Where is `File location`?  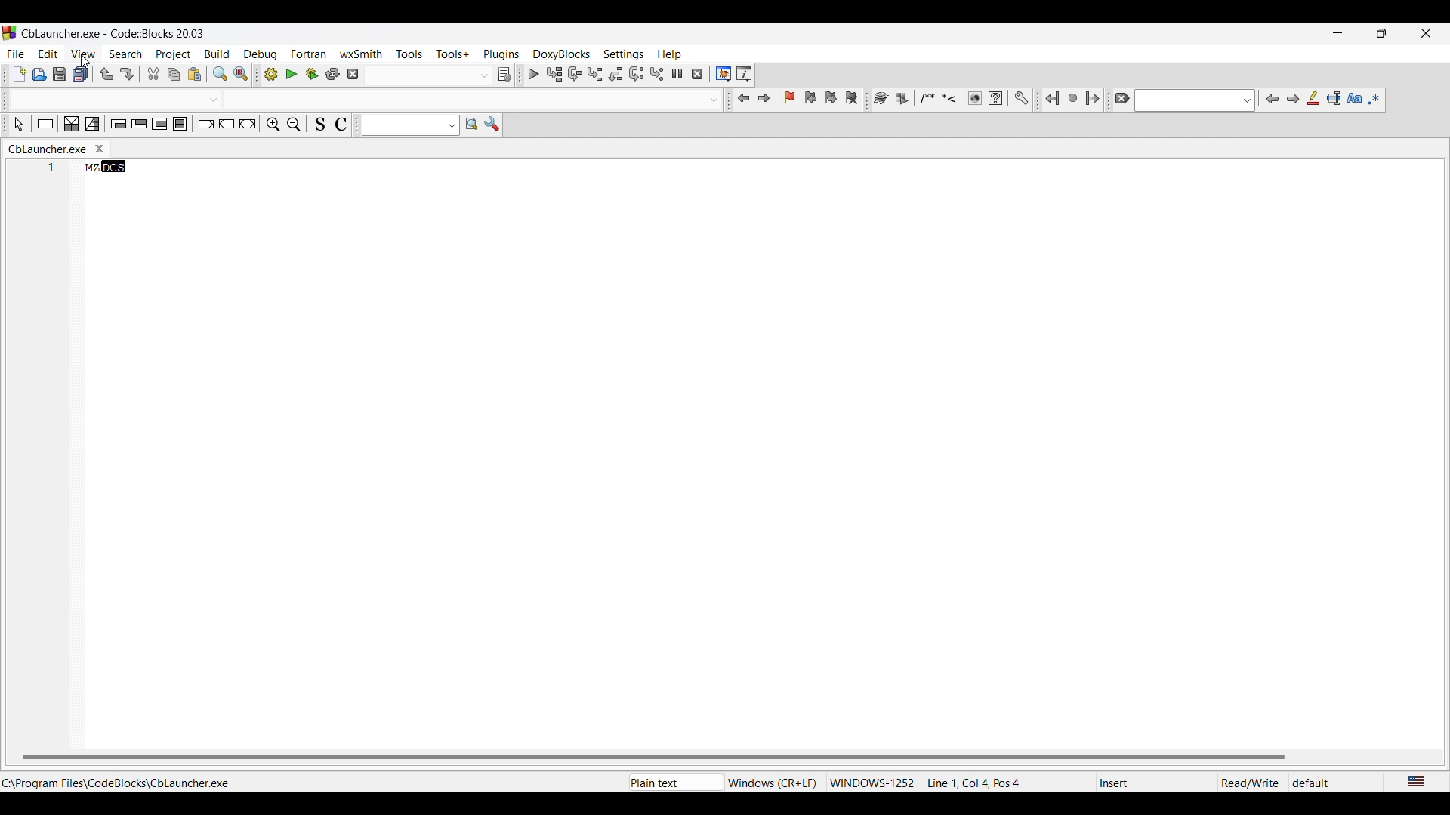
File location is located at coordinates (116, 783).